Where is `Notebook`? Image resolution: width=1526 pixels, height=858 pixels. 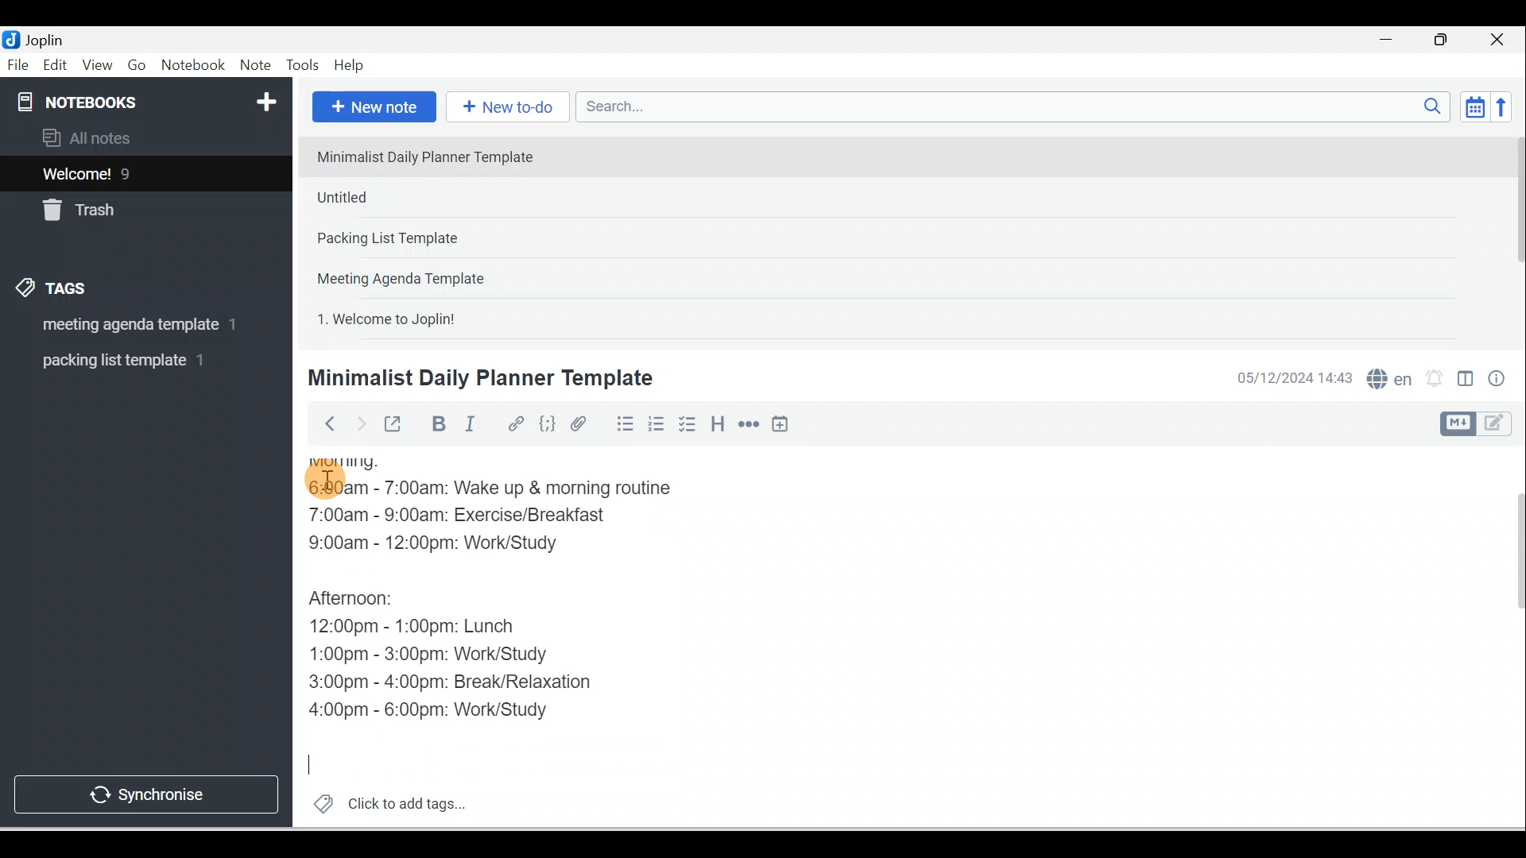
Notebook is located at coordinates (192, 66).